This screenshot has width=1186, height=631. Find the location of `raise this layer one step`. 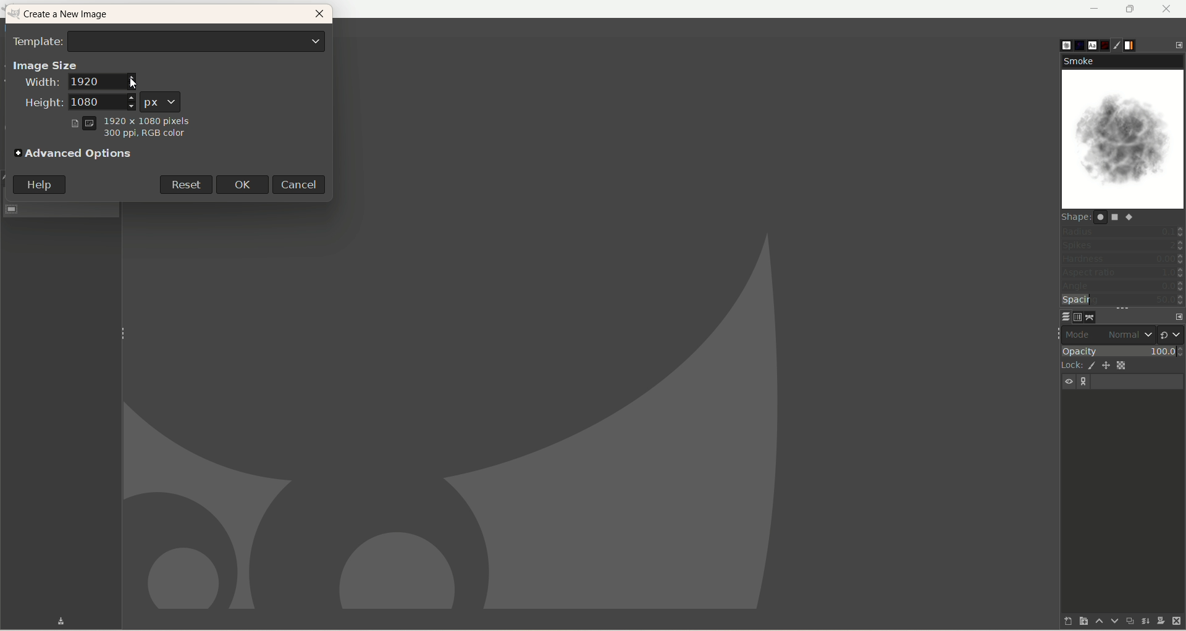

raise this layer one step is located at coordinates (1093, 623).